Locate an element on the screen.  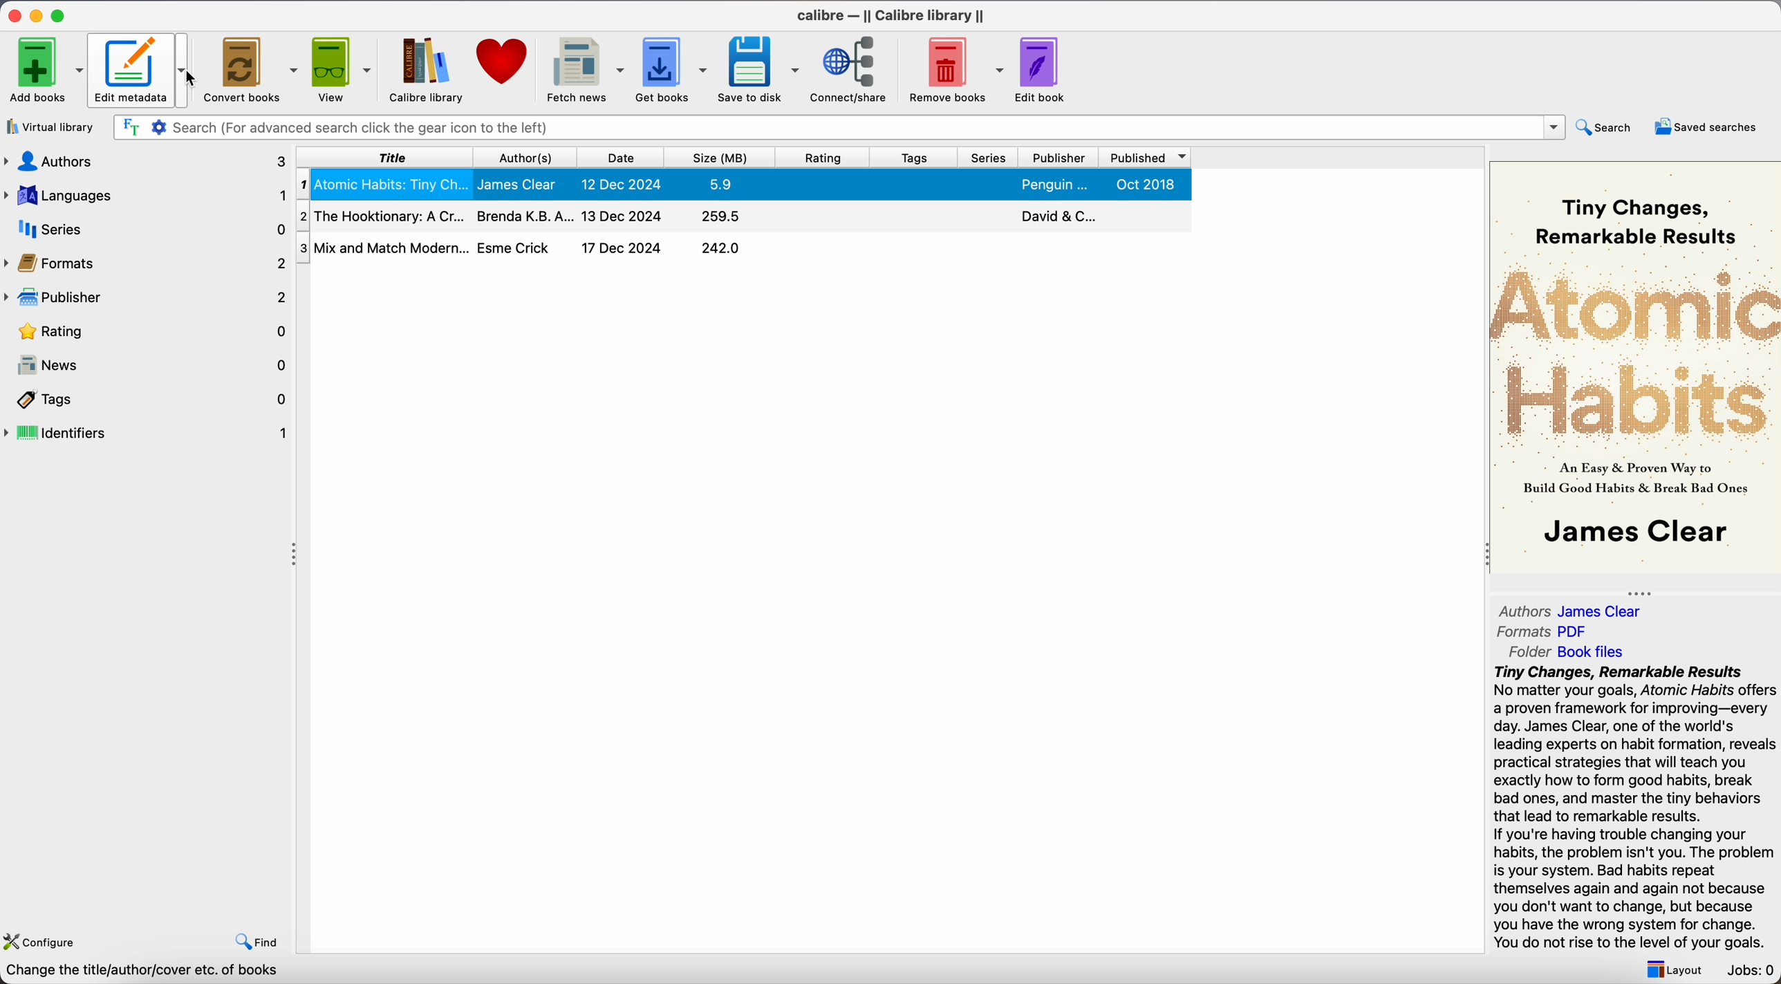
authors is located at coordinates (147, 160).